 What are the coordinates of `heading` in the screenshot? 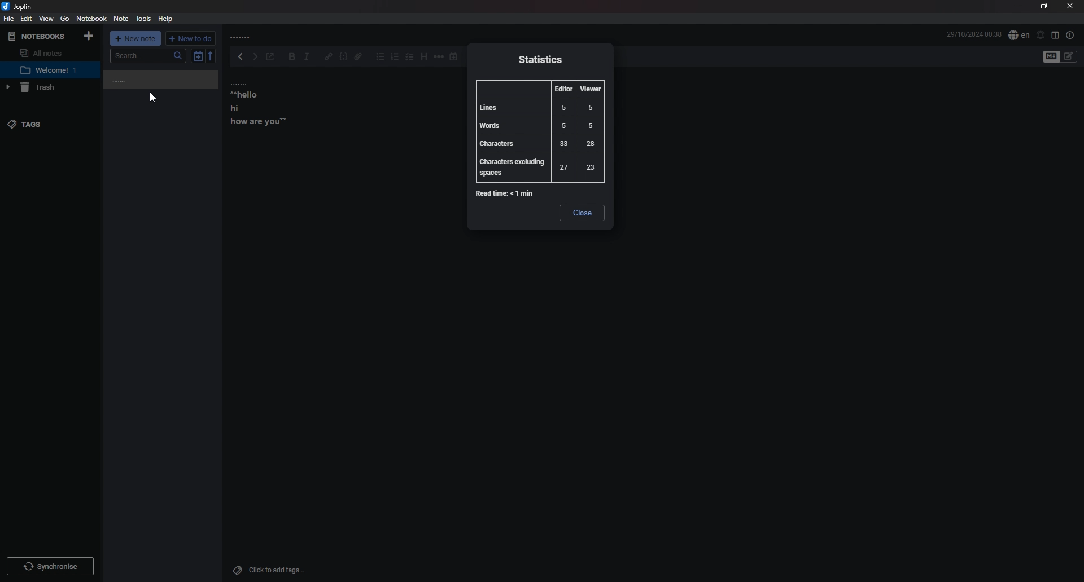 It's located at (423, 57).